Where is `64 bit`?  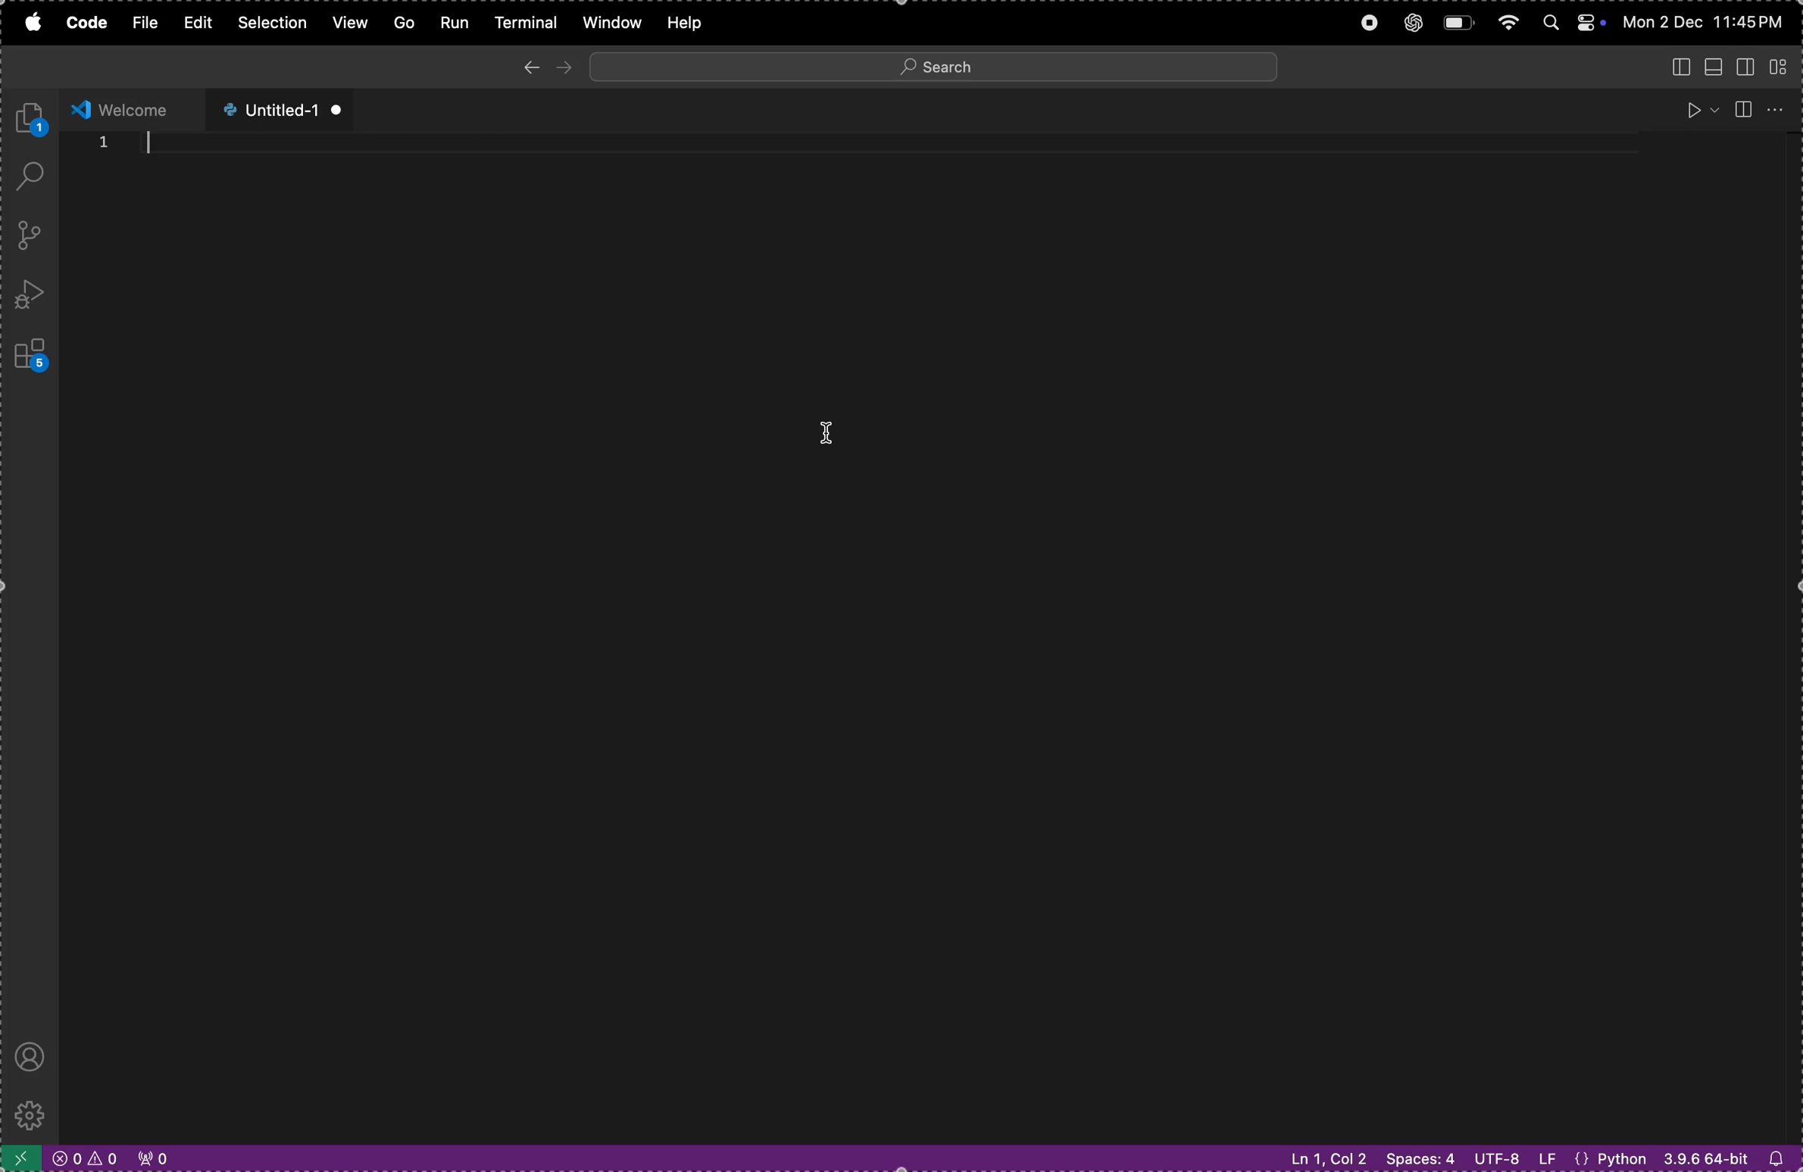
64 bit is located at coordinates (1705, 1161).